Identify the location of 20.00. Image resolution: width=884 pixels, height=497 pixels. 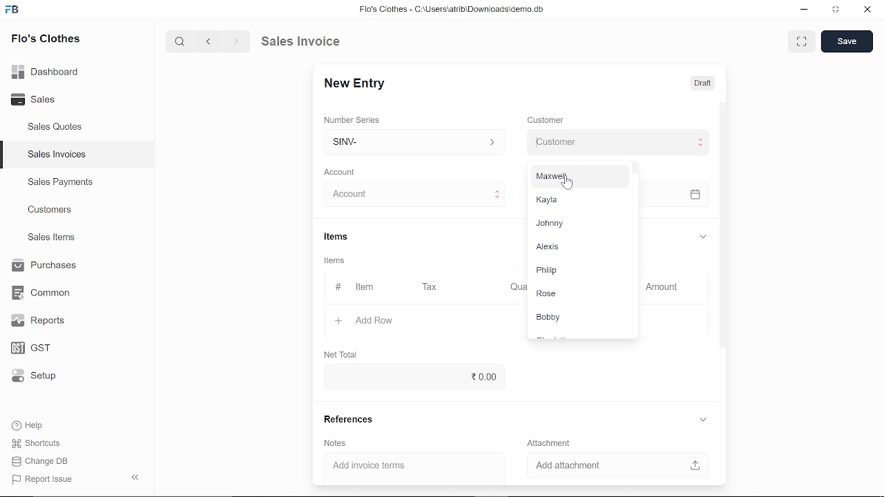
(441, 378).